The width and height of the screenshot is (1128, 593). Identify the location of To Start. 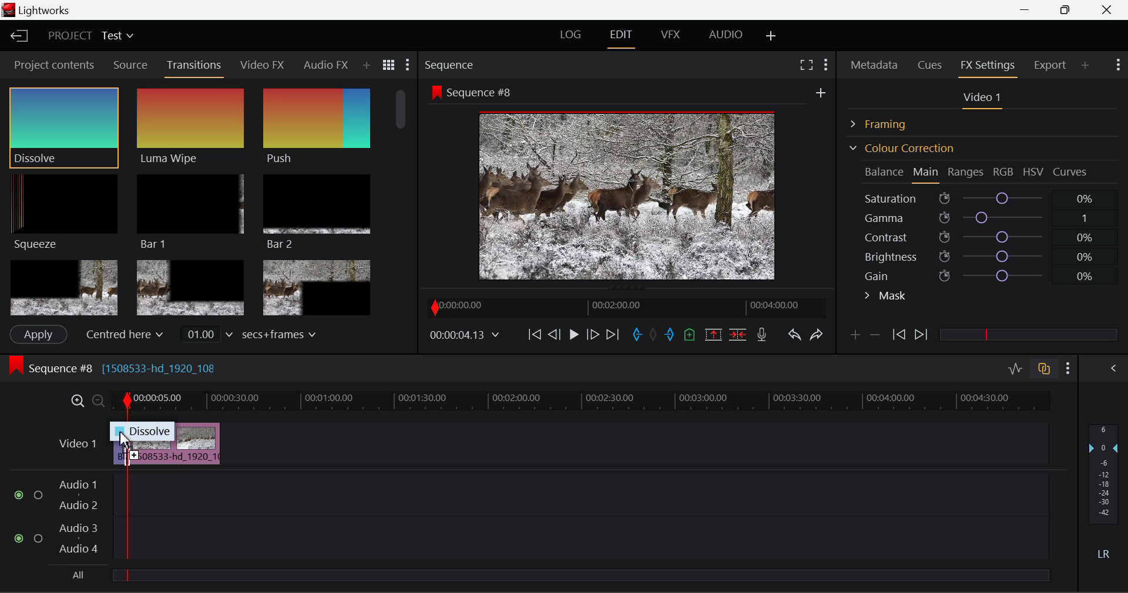
(533, 334).